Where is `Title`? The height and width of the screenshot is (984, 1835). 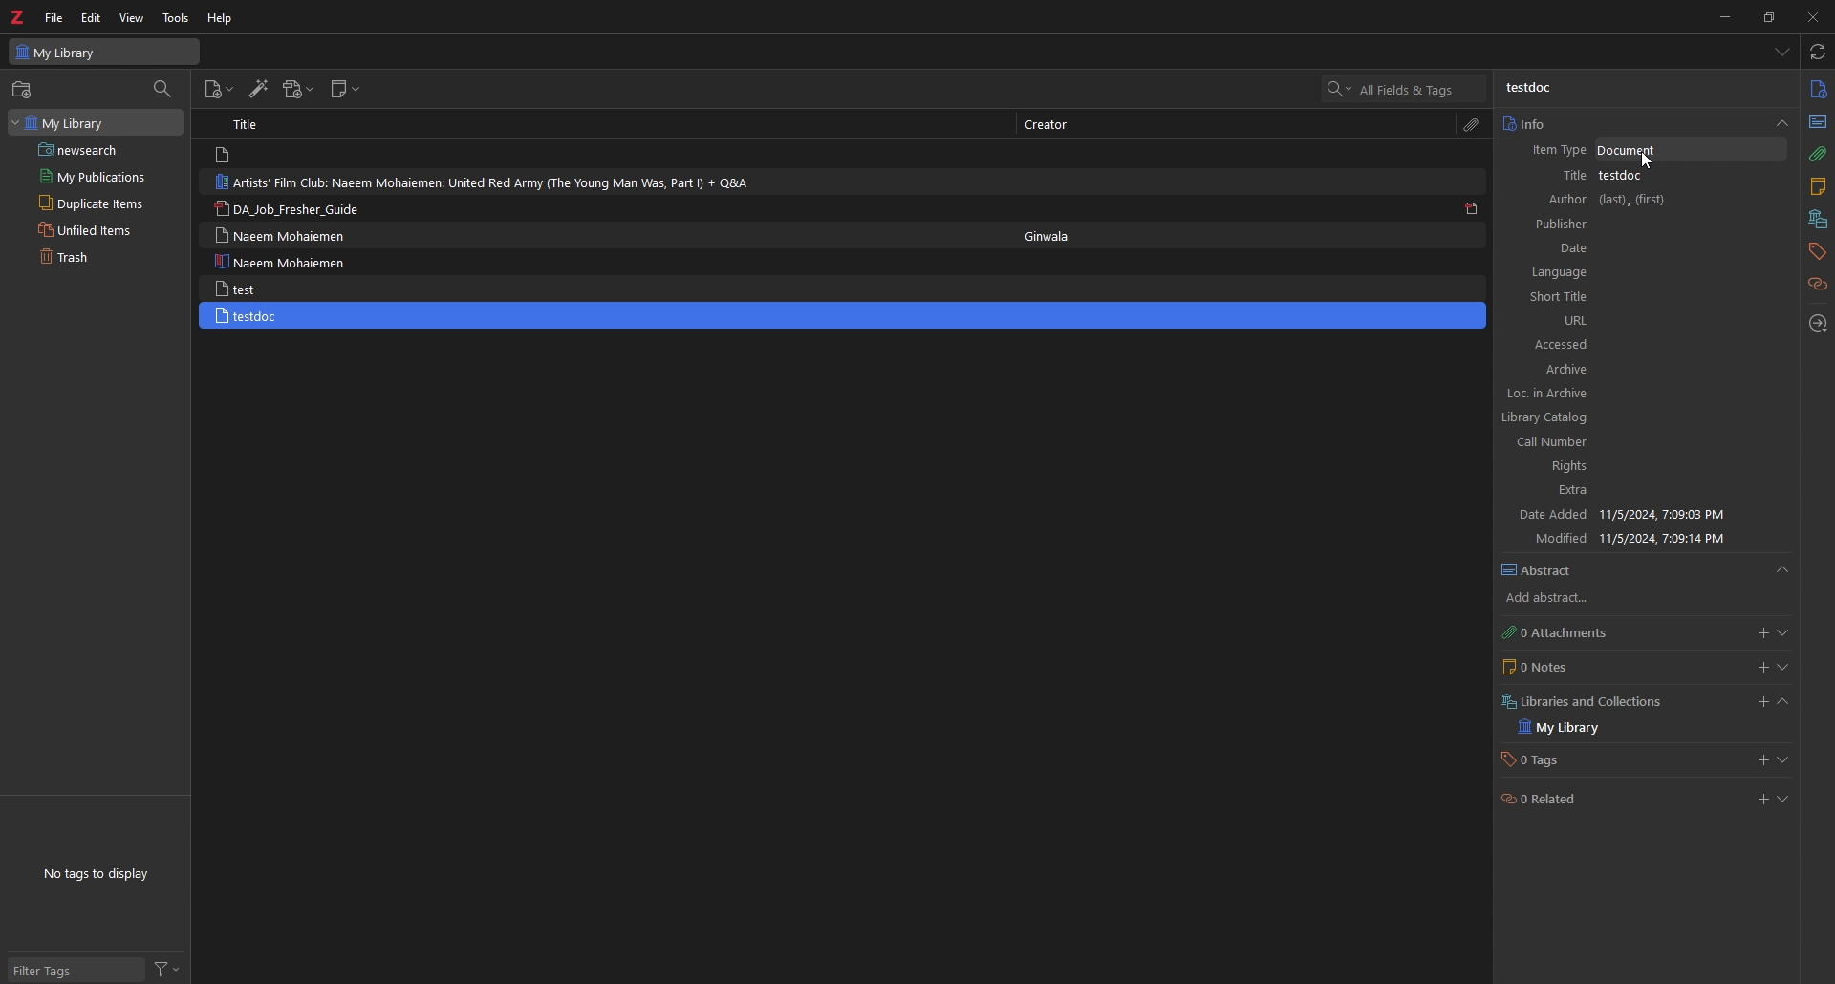 Title is located at coordinates (1556, 177).